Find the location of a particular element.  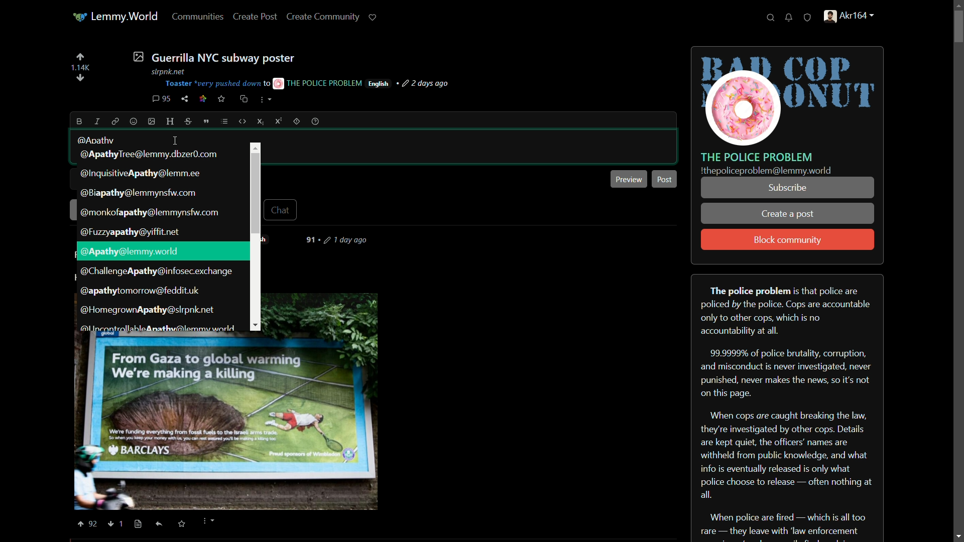

post-time is located at coordinates (427, 84).